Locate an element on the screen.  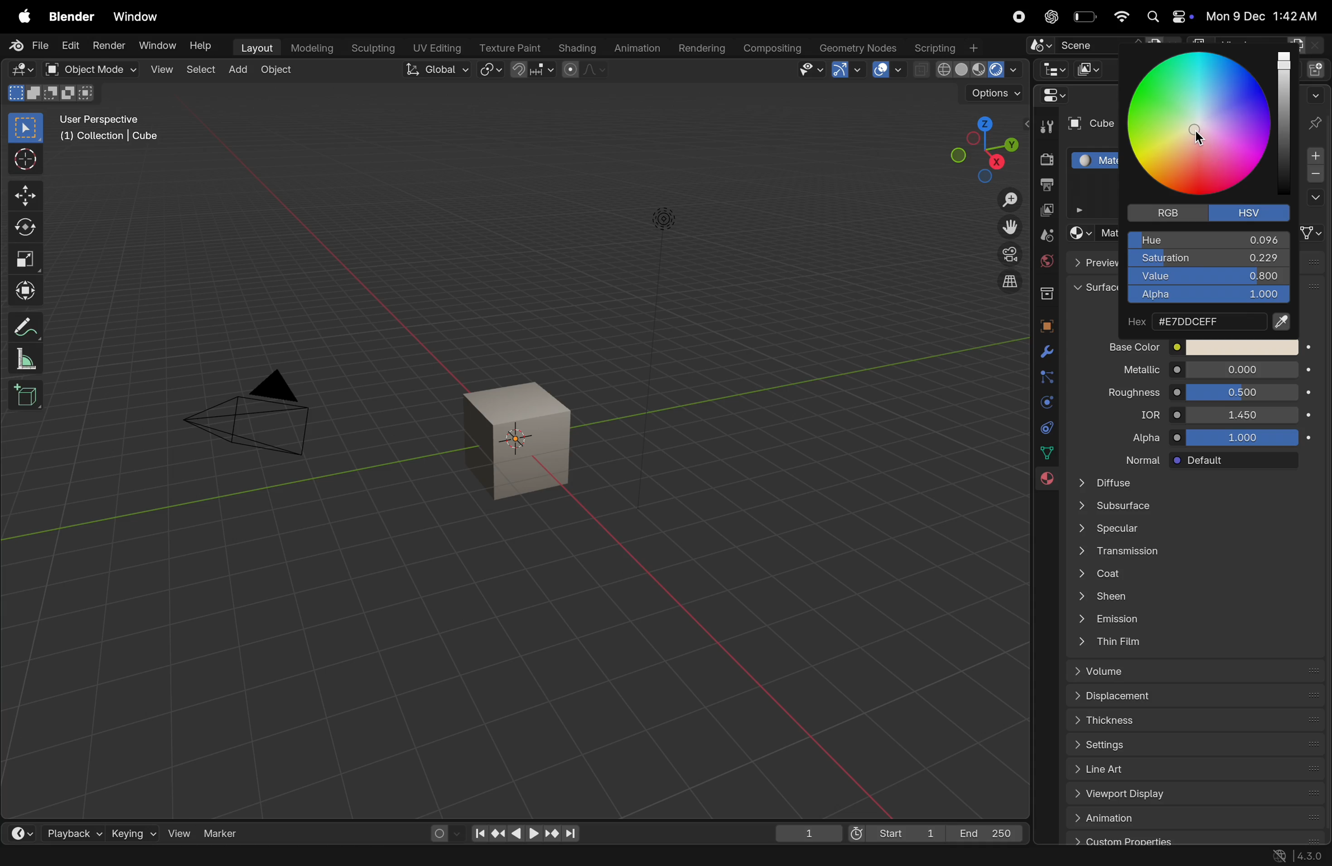
Global is located at coordinates (438, 69).